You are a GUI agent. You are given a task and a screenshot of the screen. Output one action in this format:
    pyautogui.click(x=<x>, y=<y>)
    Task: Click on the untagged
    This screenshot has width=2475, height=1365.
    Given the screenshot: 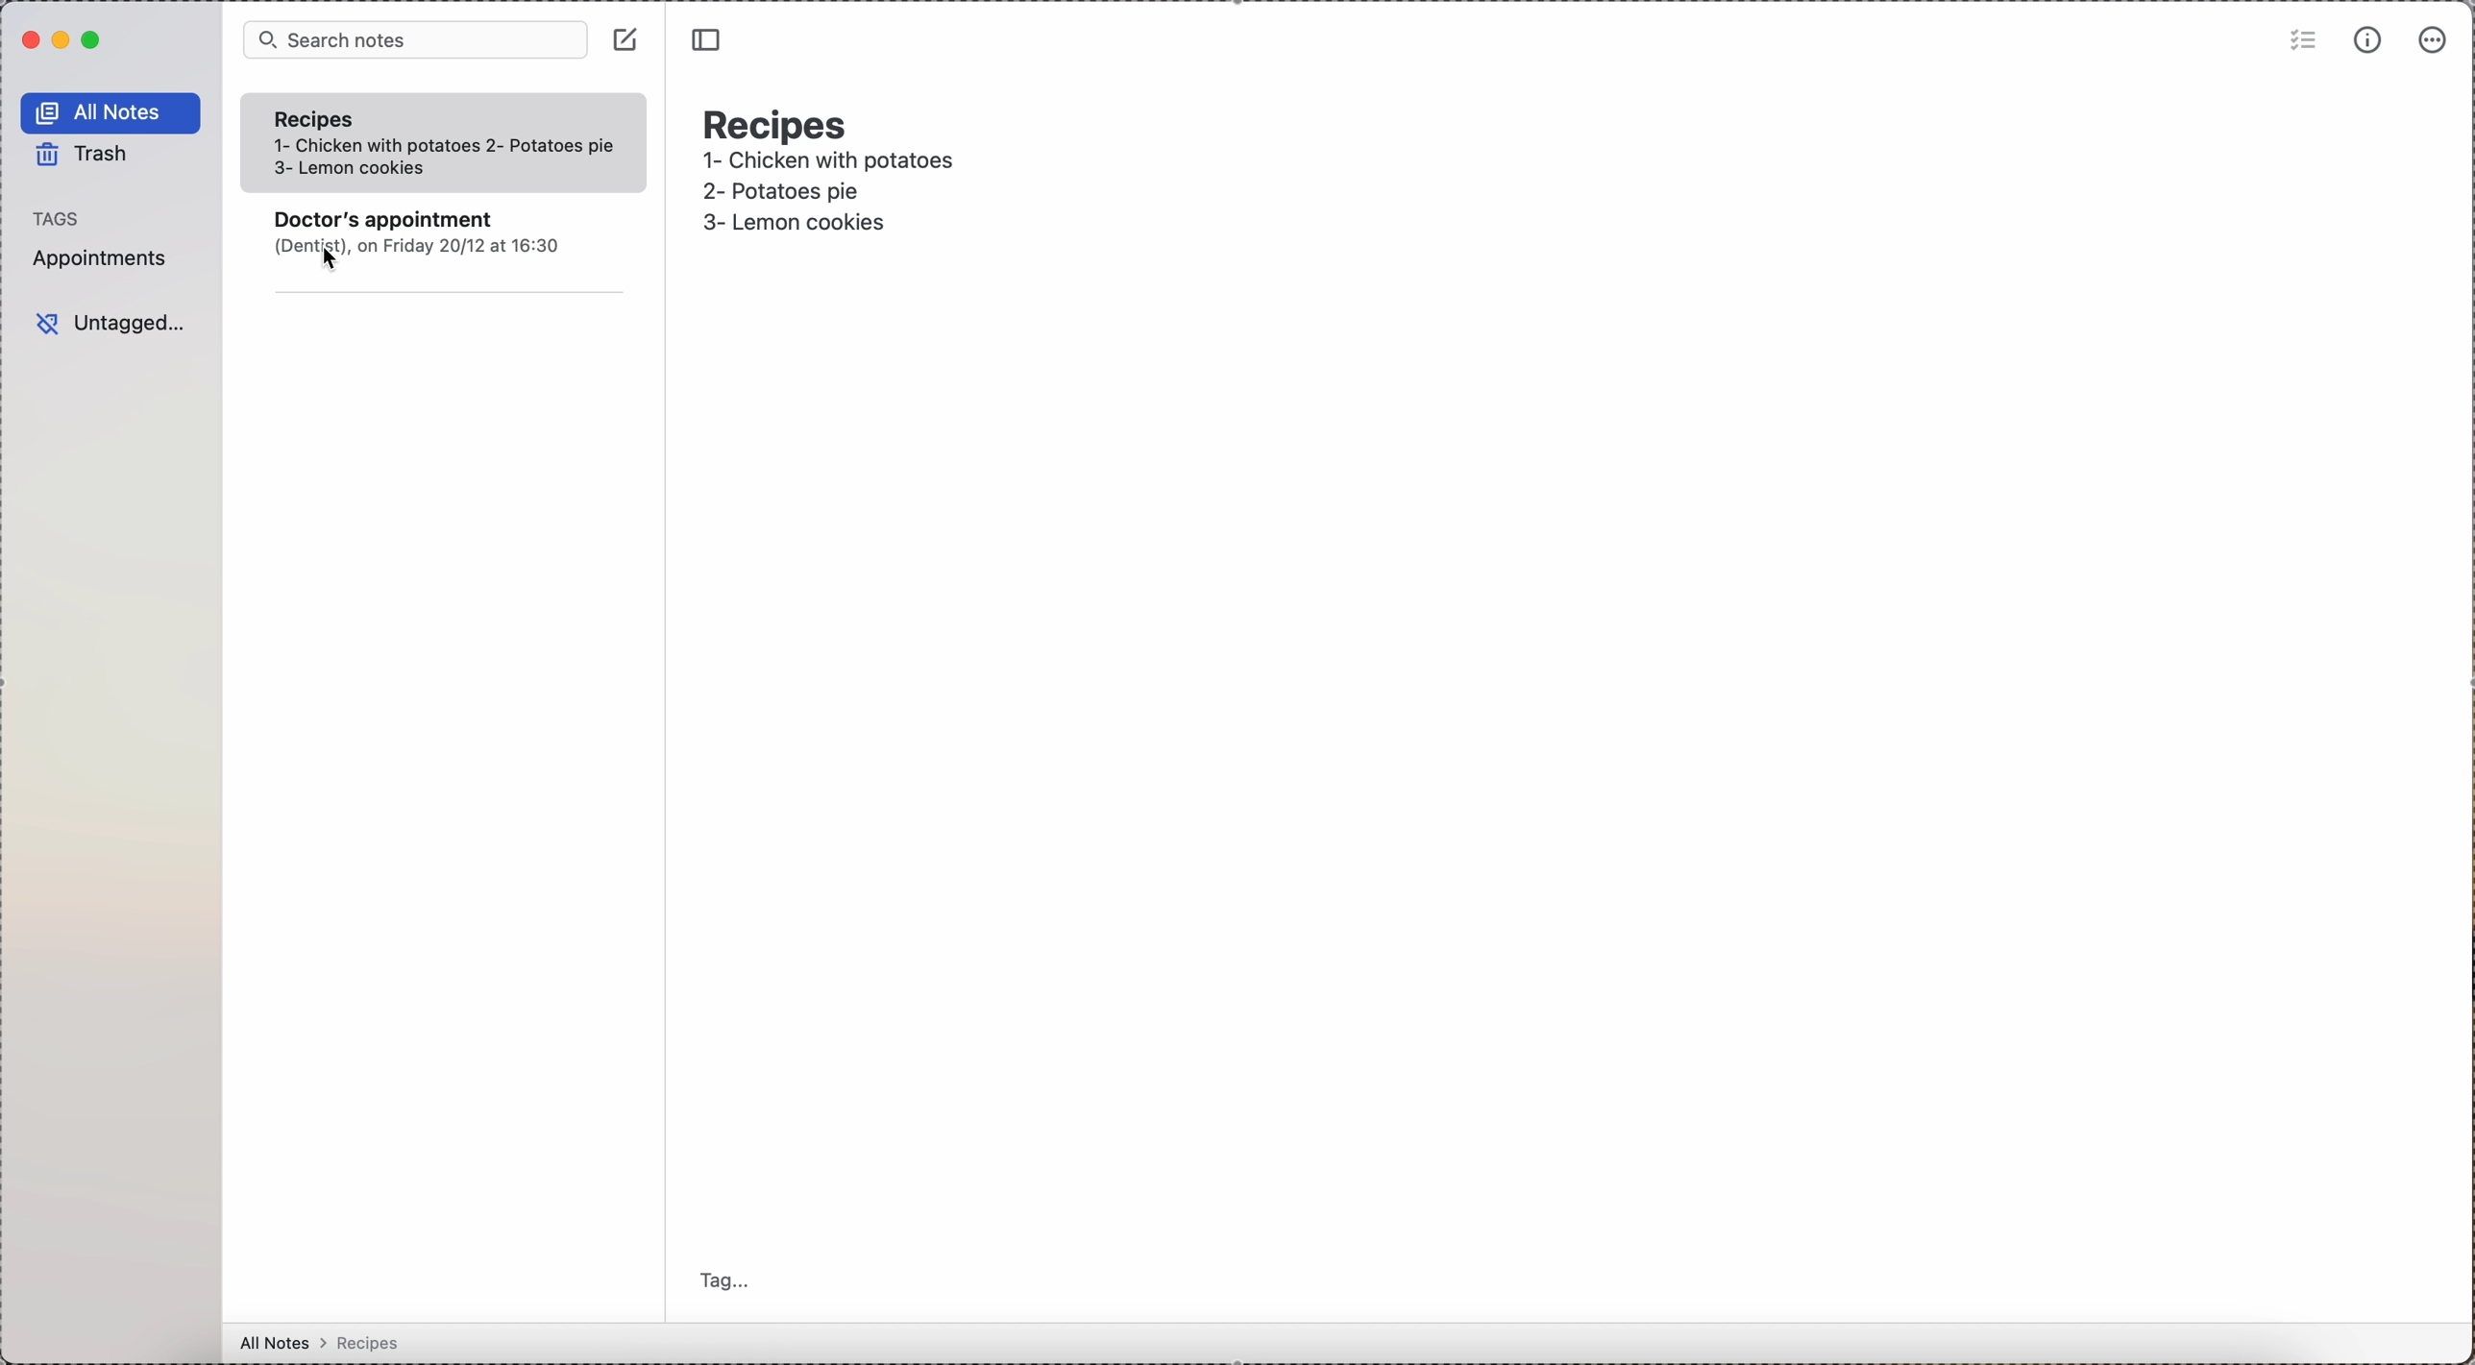 What is the action you would take?
    pyautogui.click(x=110, y=320)
    